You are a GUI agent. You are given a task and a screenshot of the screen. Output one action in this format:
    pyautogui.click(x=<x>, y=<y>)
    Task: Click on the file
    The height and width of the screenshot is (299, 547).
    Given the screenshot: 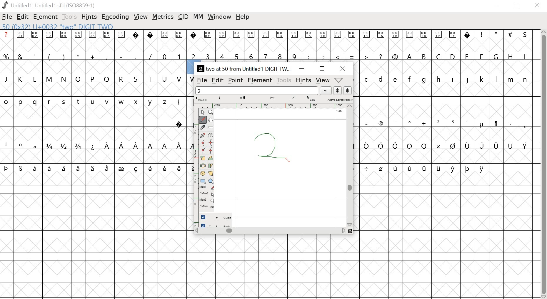 What is the action you would take?
    pyautogui.click(x=202, y=80)
    